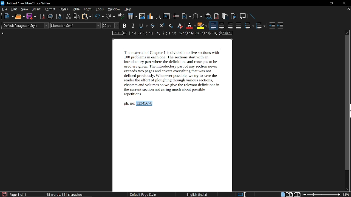 The height and width of the screenshot is (197, 351). Describe the element at coordinates (239, 26) in the screenshot. I see `justified` at that location.